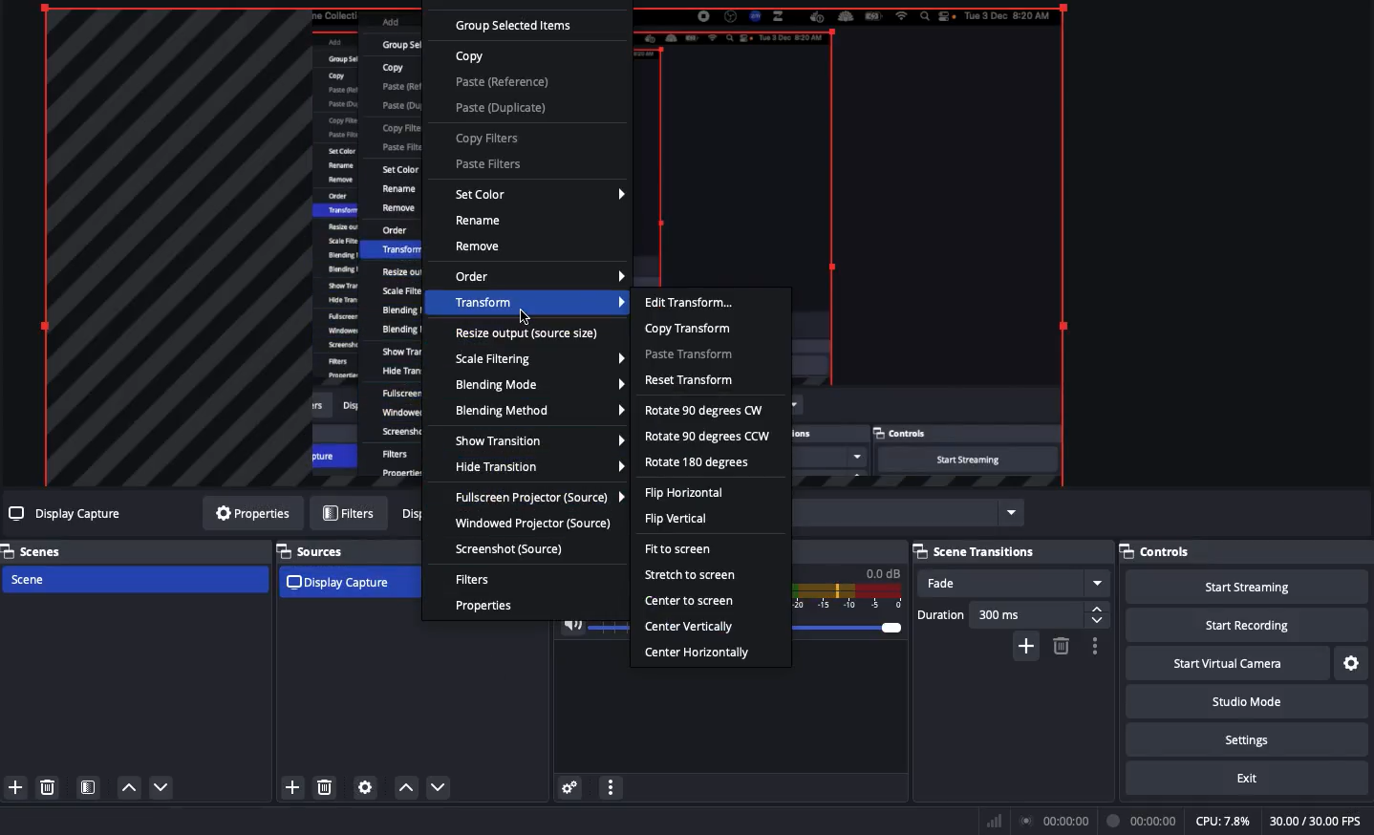  What do you see at coordinates (524, 315) in the screenshot?
I see `cursor` at bounding box center [524, 315].